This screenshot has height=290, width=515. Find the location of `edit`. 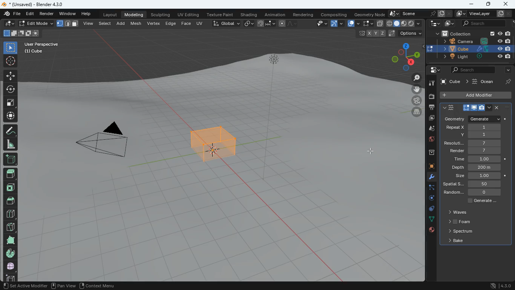

edit is located at coordinates (318, 24).